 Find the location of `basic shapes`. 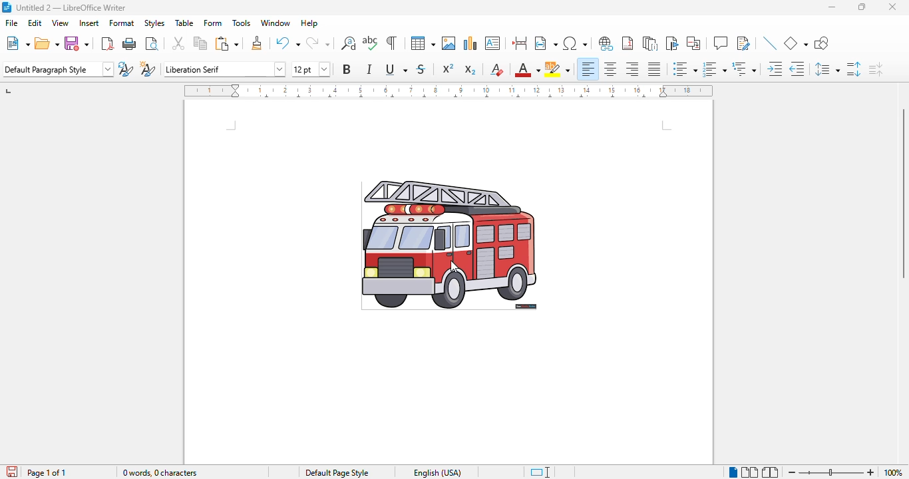

basic shapes is located at coordinates (795, 43).